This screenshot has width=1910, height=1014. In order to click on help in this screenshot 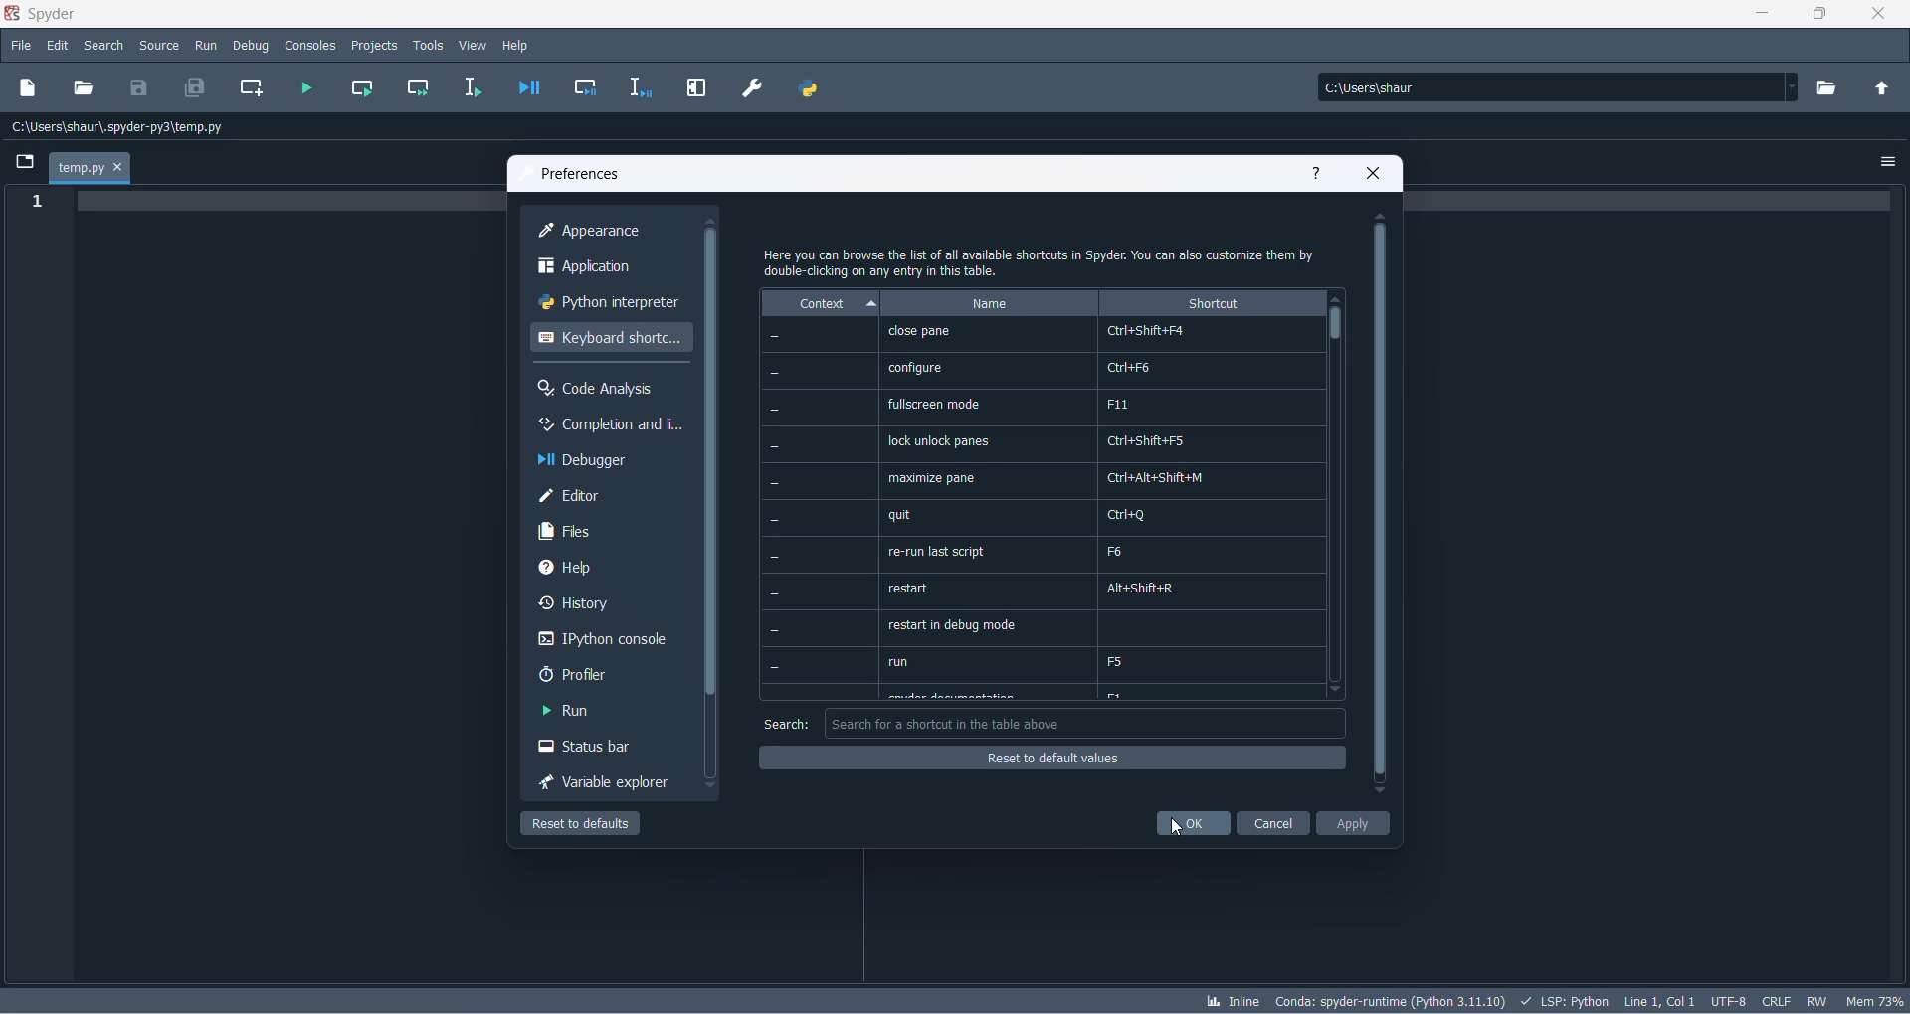, I will do `click(599, 571)`.